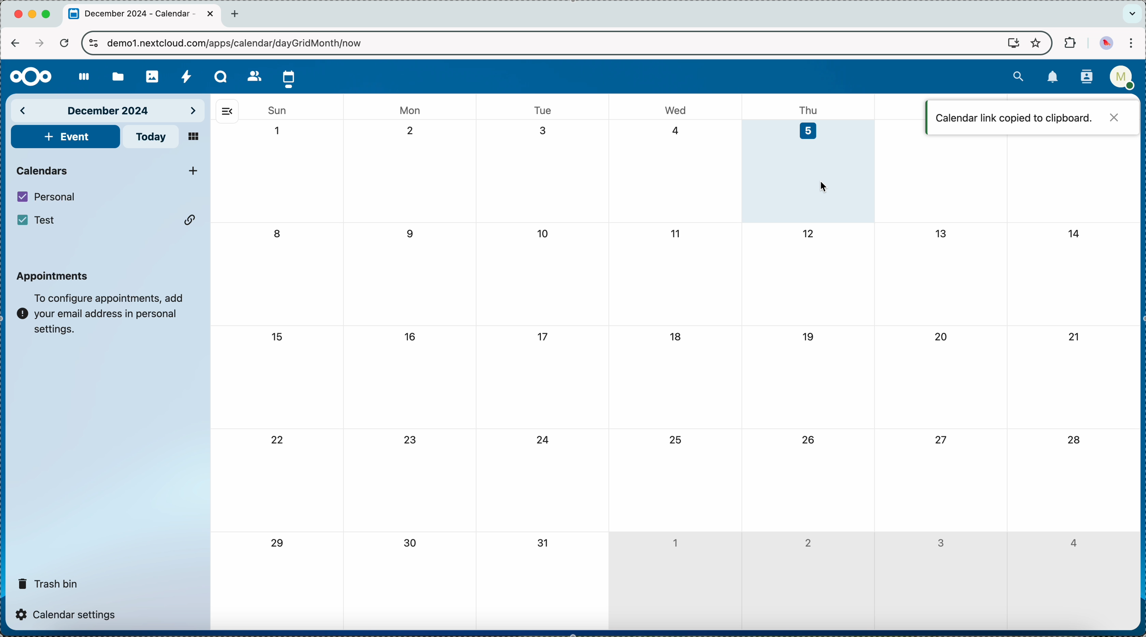 Image resolution: width=1146 pixels, height=637 pixels. What do you see at coordinates (80, 77) in the screenshot?
I see `dashboard` at bounding box center [80, 77].